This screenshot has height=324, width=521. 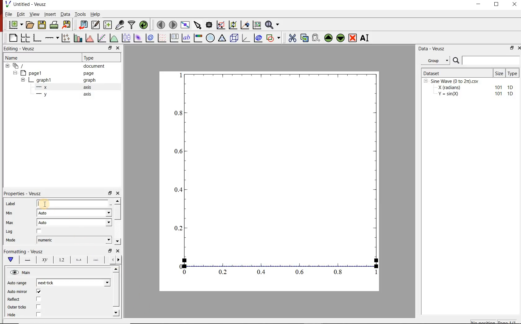 I want to click on edit and enter new datasets, so click(x=96, y=25).